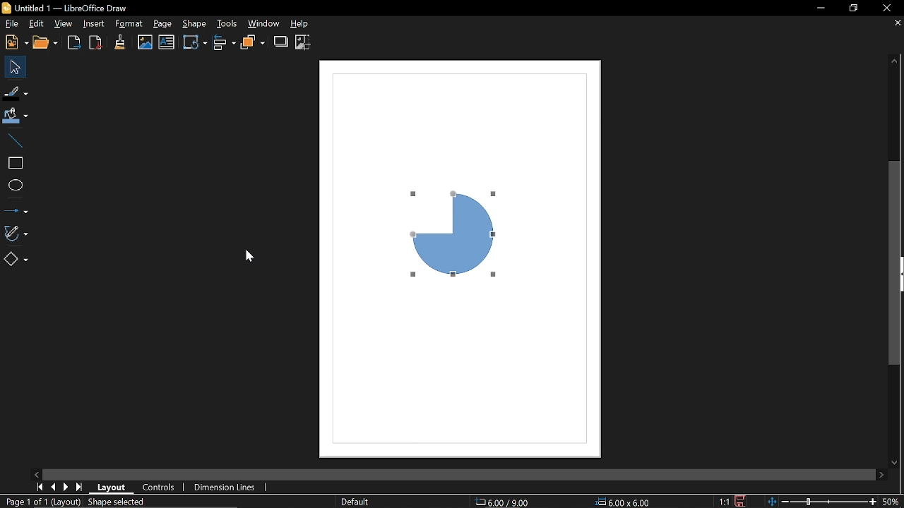  Describe the element at coordinates (853, 9) in the screenshot. I see `Restore down` at that location.